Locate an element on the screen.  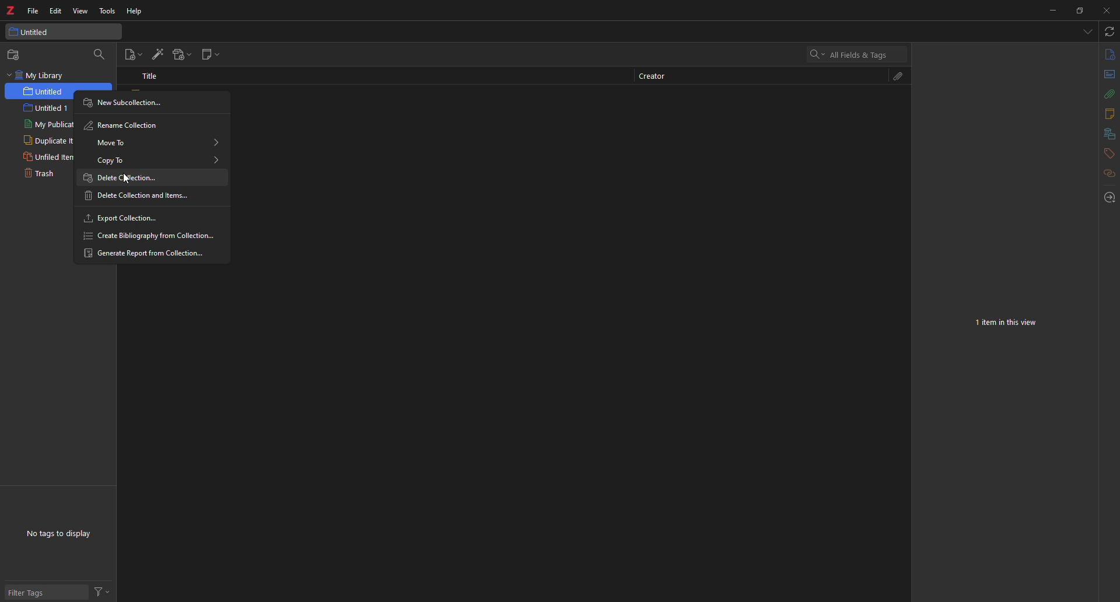
search is located at coordinates (850, 56).